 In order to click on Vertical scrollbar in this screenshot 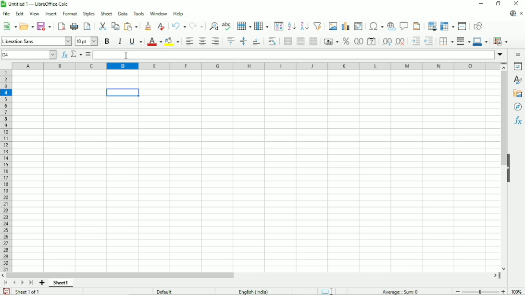, I will do `click(503, 118)`.